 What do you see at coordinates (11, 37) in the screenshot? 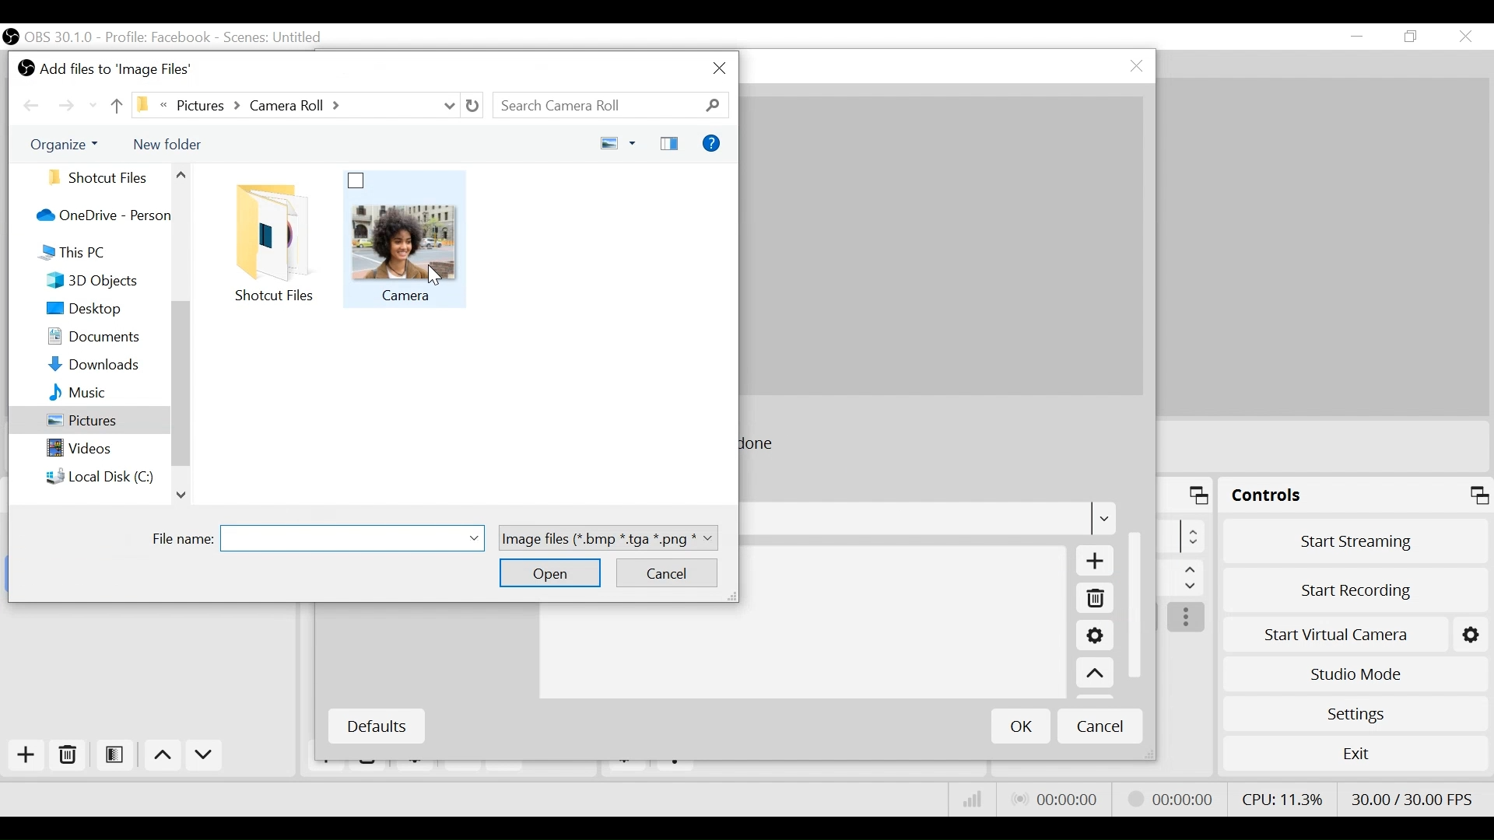
I see `OBS Desktop Icon` at bounding box center [11, 37].